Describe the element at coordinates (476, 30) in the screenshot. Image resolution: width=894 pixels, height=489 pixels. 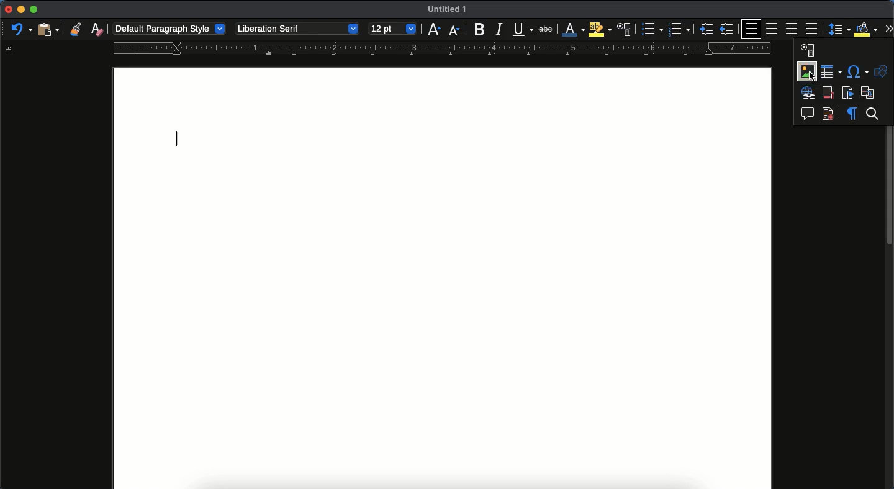
I see `bold` at that location.